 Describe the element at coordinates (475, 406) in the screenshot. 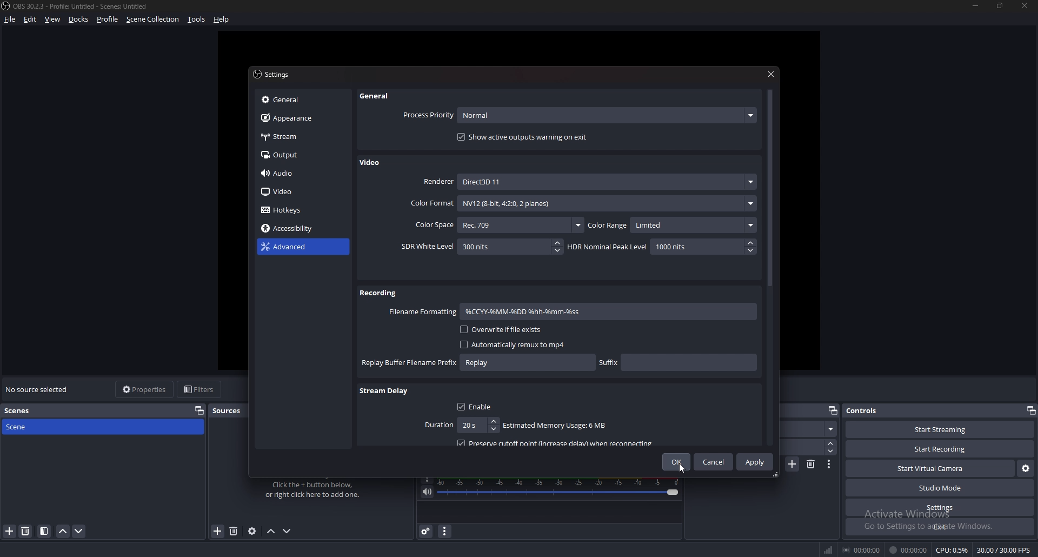

I see `enable` at that location.